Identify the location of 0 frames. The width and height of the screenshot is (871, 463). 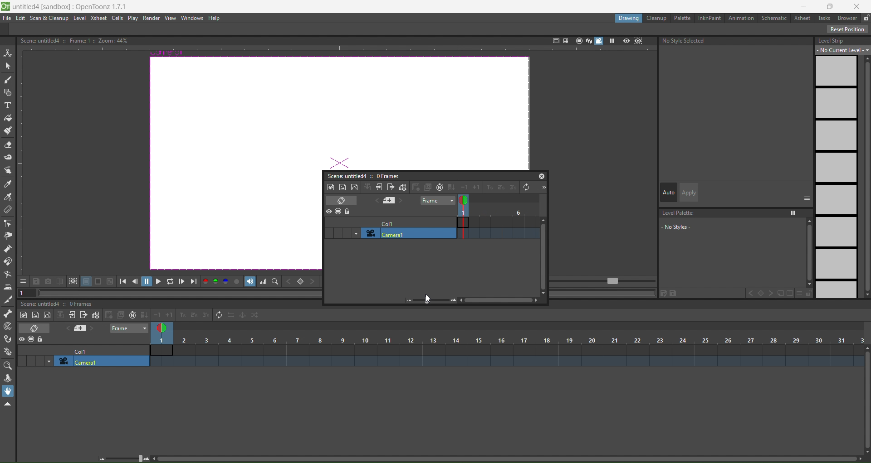
(387, 176).